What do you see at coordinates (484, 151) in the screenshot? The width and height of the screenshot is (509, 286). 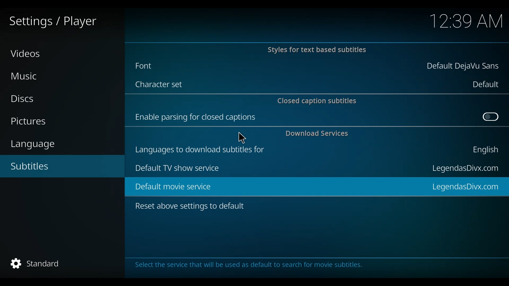 I see `English` at bounding box center [484, 151].